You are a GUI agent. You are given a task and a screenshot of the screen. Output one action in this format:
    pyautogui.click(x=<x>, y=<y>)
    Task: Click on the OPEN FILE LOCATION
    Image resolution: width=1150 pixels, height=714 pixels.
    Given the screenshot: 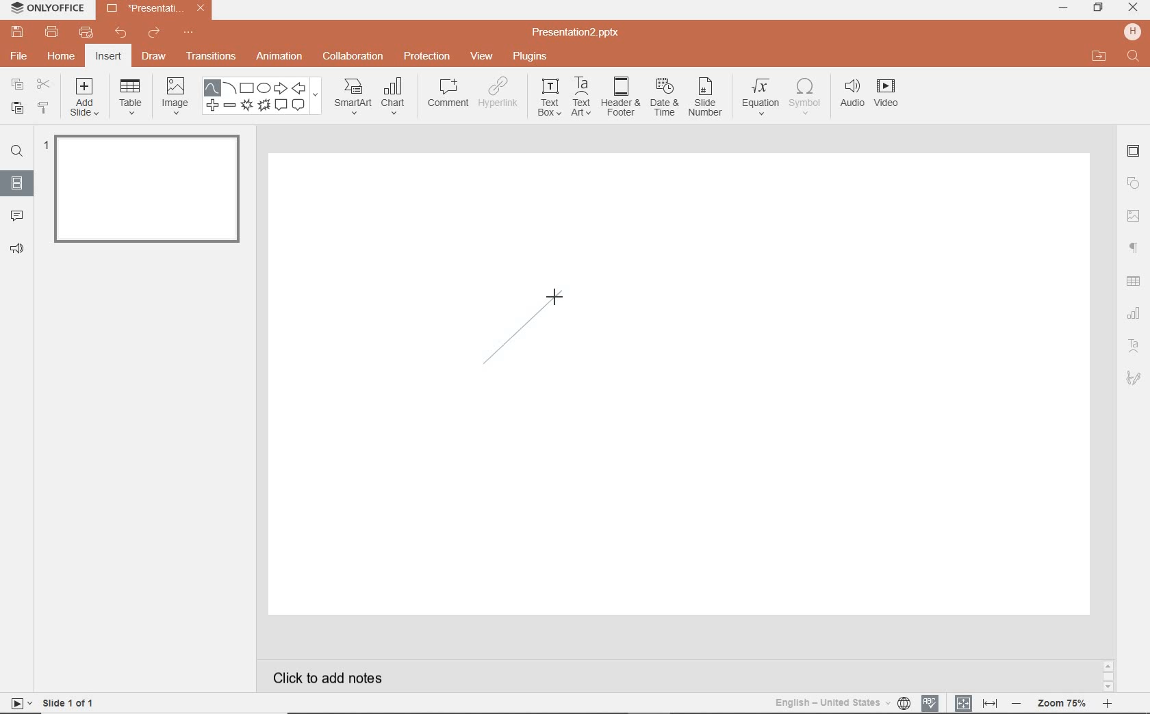 What is the action you would take?
    pyautogui.click(x=1099, y=57)
    